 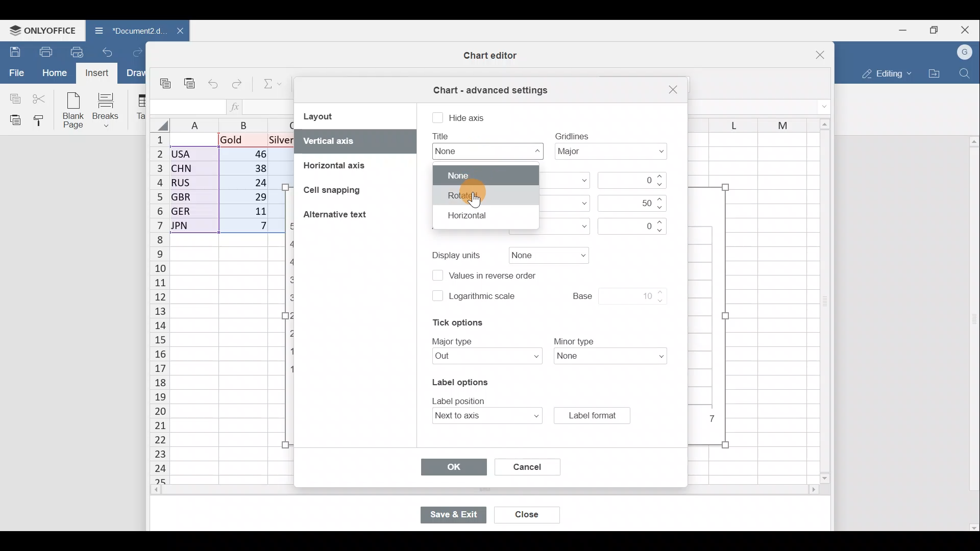 What do you see at coordinates (75, 111) in the screenshot?
I see `Blank page` at bounding box center [75, 111].